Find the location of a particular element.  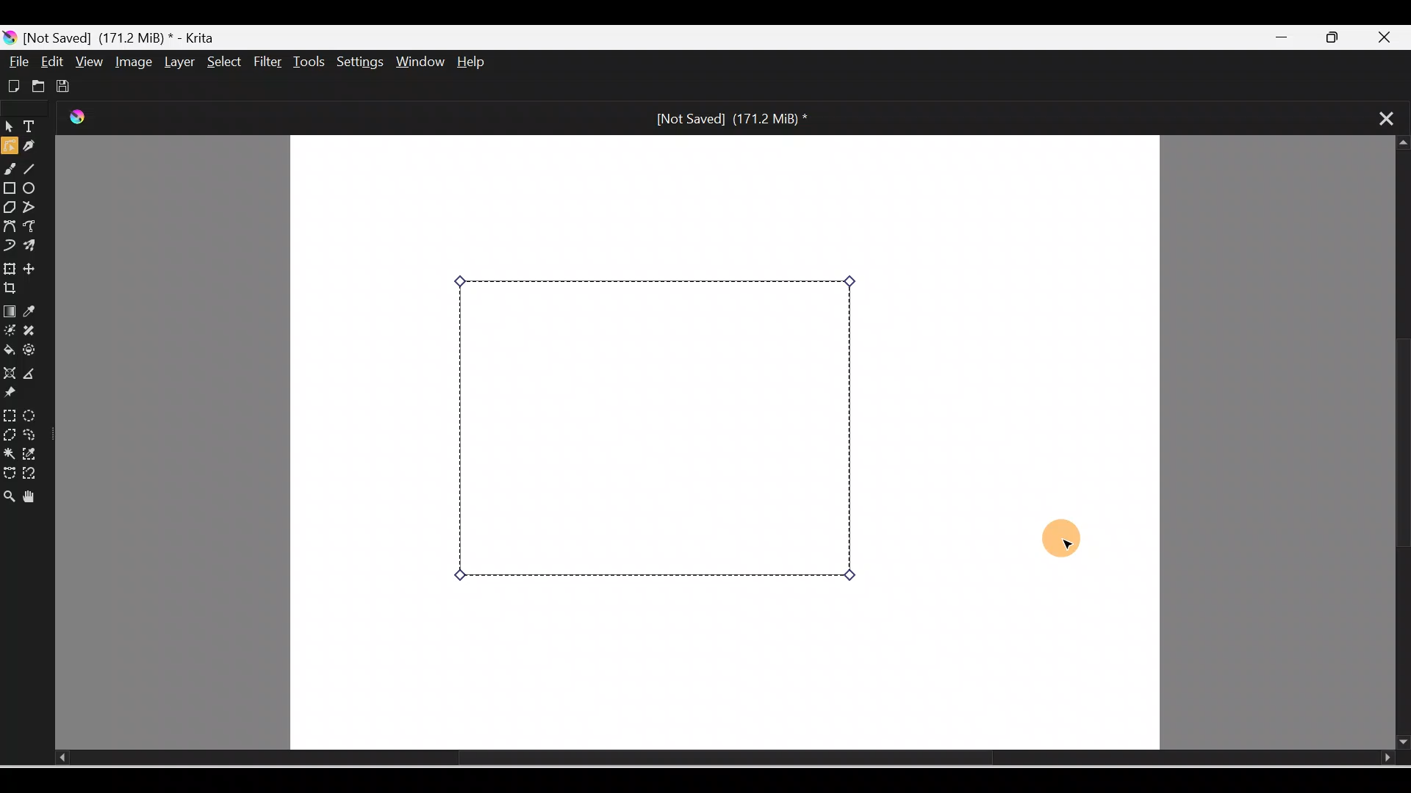

Calligraphy is located at coordinates (35, 148).